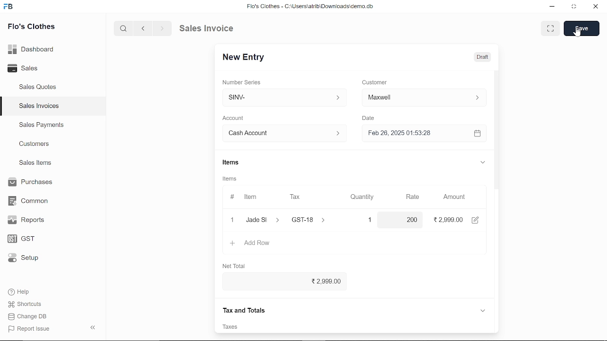 This screenshot has height=341, width=607. Describe the element at coordinates (553, 8) in the screenshot. I see `minimize` at that location.